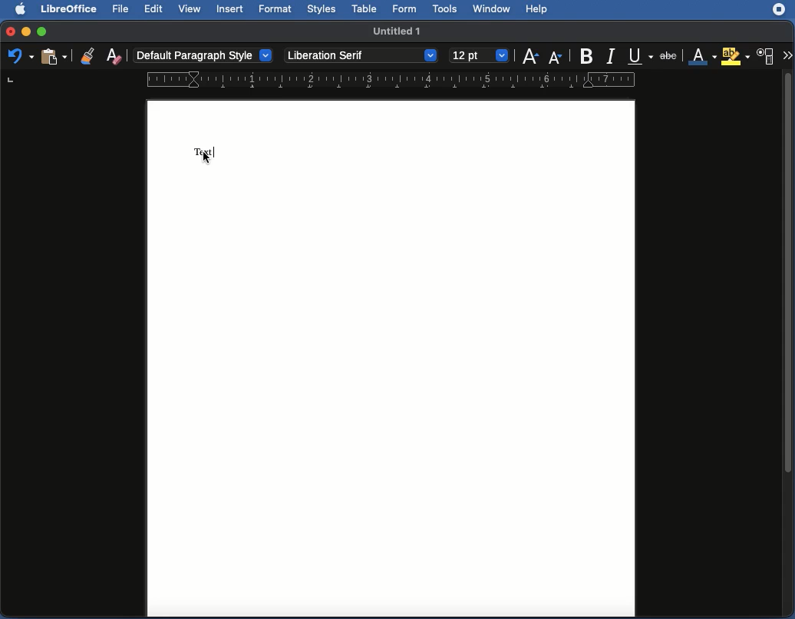 This screenshot has height=619, width=795. Describe the element at coordinates (191, 9) in the screenshot. I see `View` at that location.